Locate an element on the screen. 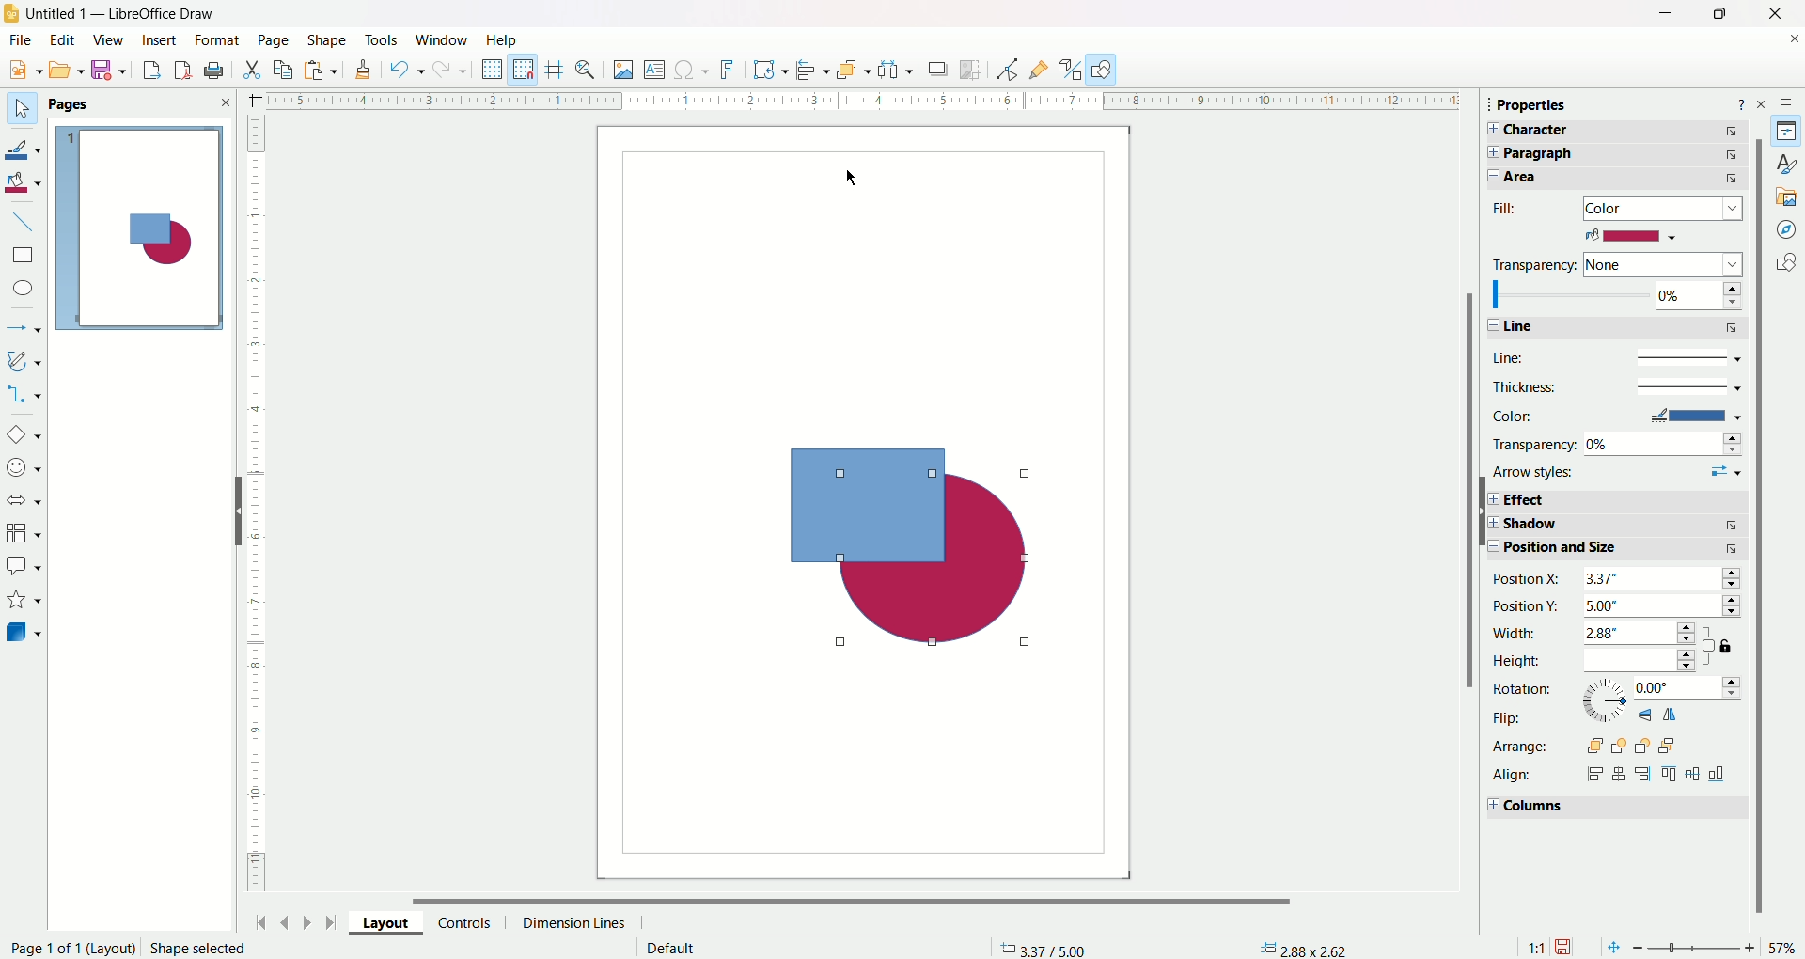  3D objects is located at coordinates (25, 635).